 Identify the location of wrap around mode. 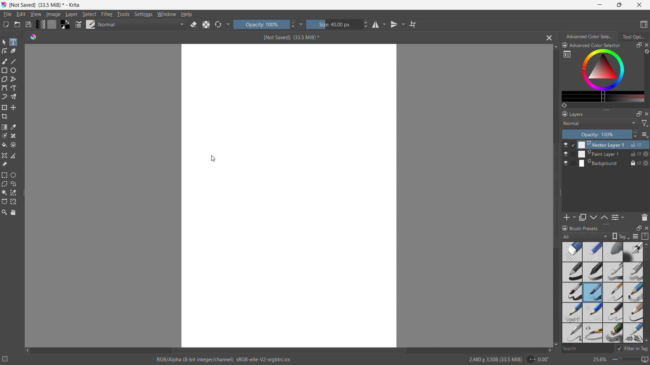
(413, 24).